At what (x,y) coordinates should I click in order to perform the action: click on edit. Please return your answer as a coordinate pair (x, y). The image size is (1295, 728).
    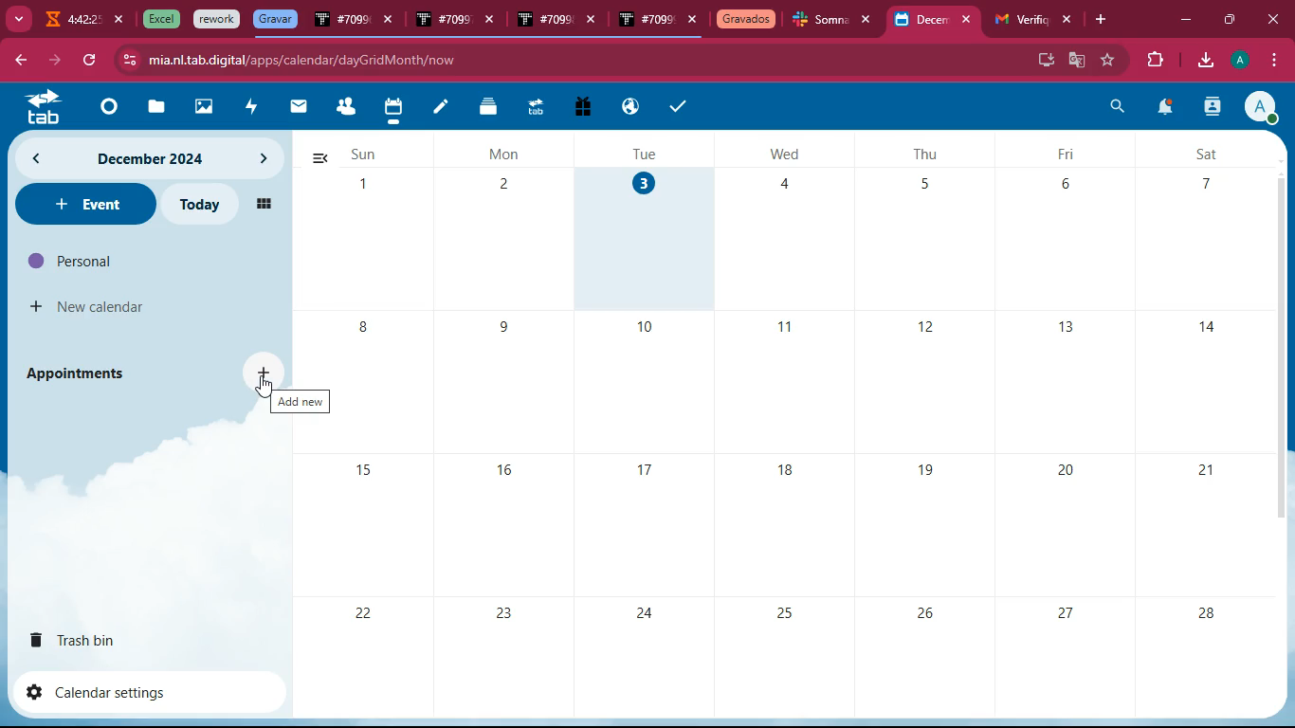
    Looking at the image, I should click on (441, 109).